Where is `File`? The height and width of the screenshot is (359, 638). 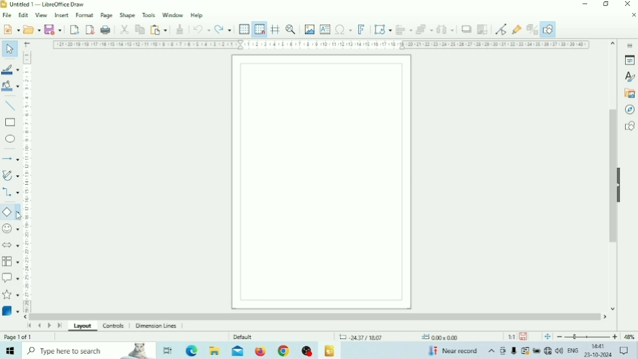 File is located at coordinates (8, 15).